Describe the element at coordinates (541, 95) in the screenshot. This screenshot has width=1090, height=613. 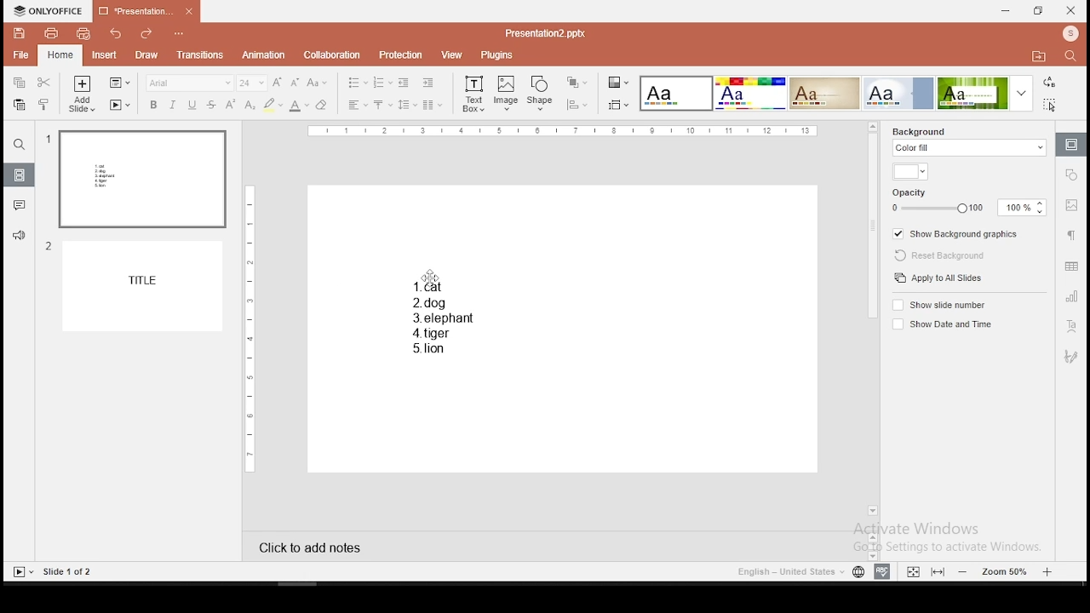
I see `shape` at that location.